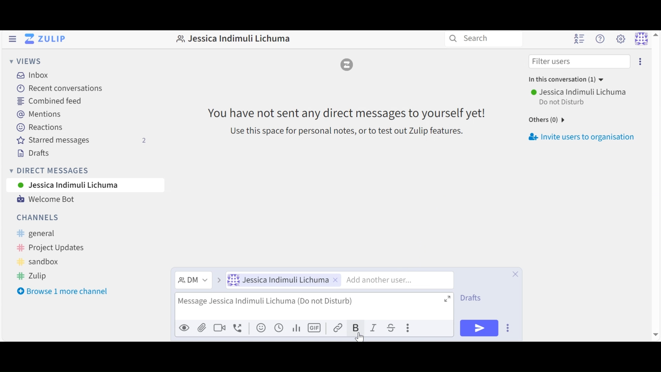  Describe the element at coordinates (601, 39) in the screenshot. I see `Help menu` at that location.